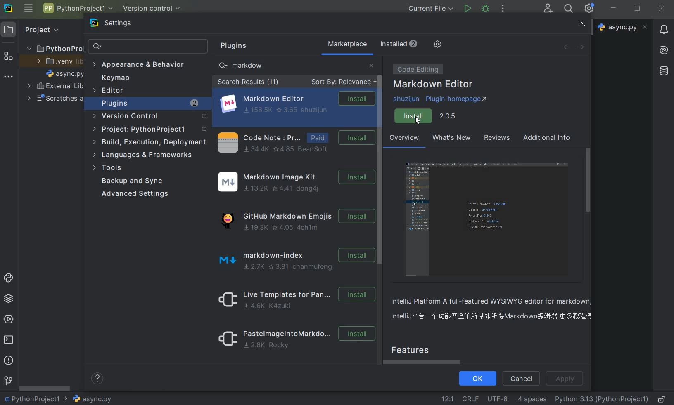  I want to click on debug, so click(486, 9).